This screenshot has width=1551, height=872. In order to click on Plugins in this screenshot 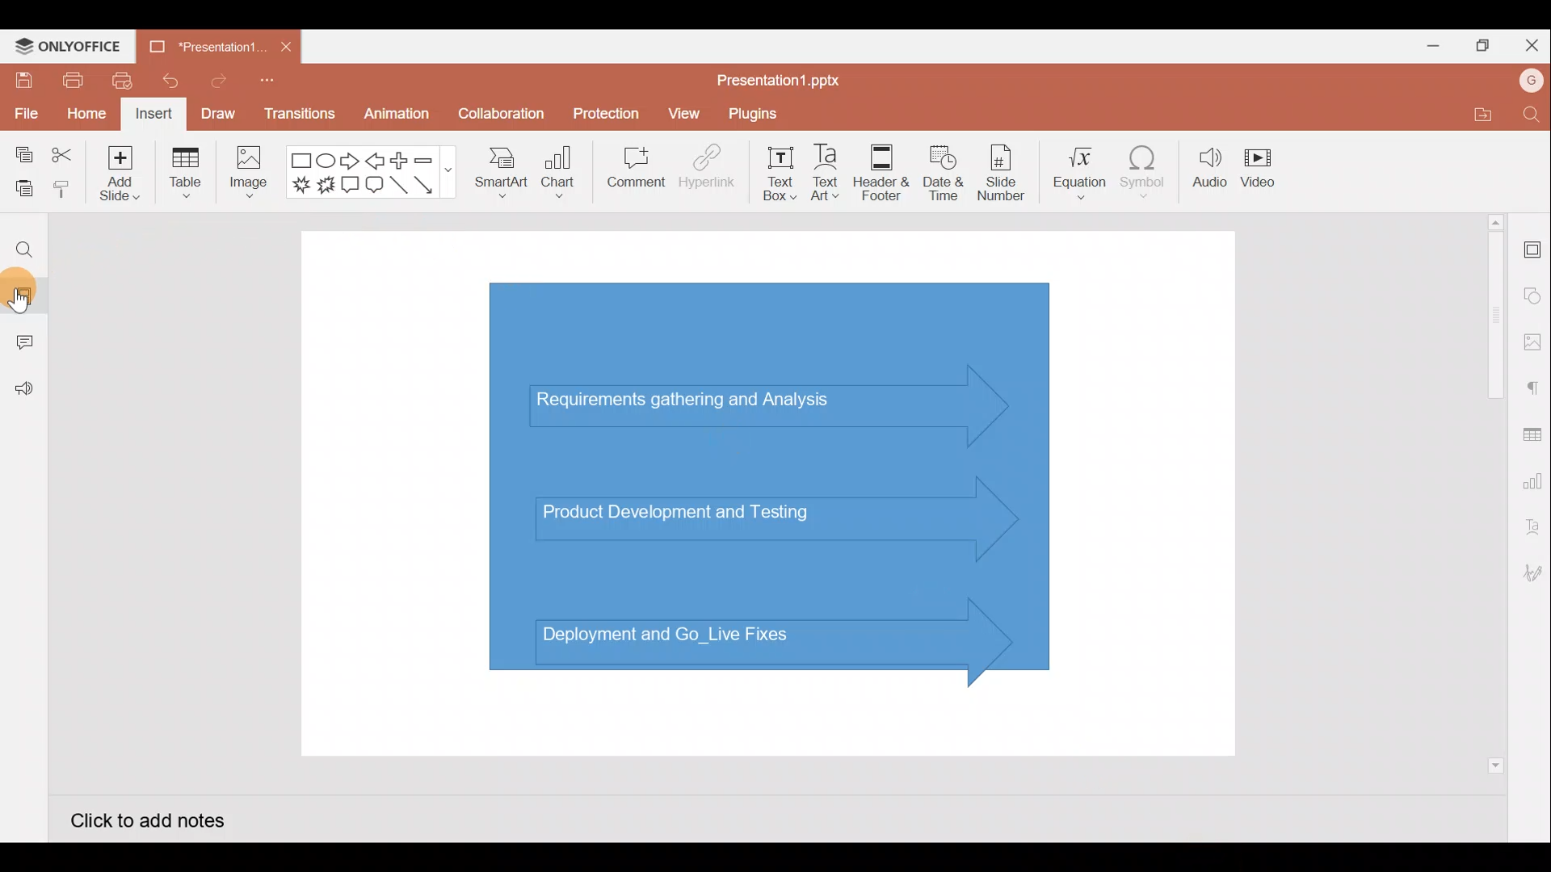, I will do `click(760, 115)`.